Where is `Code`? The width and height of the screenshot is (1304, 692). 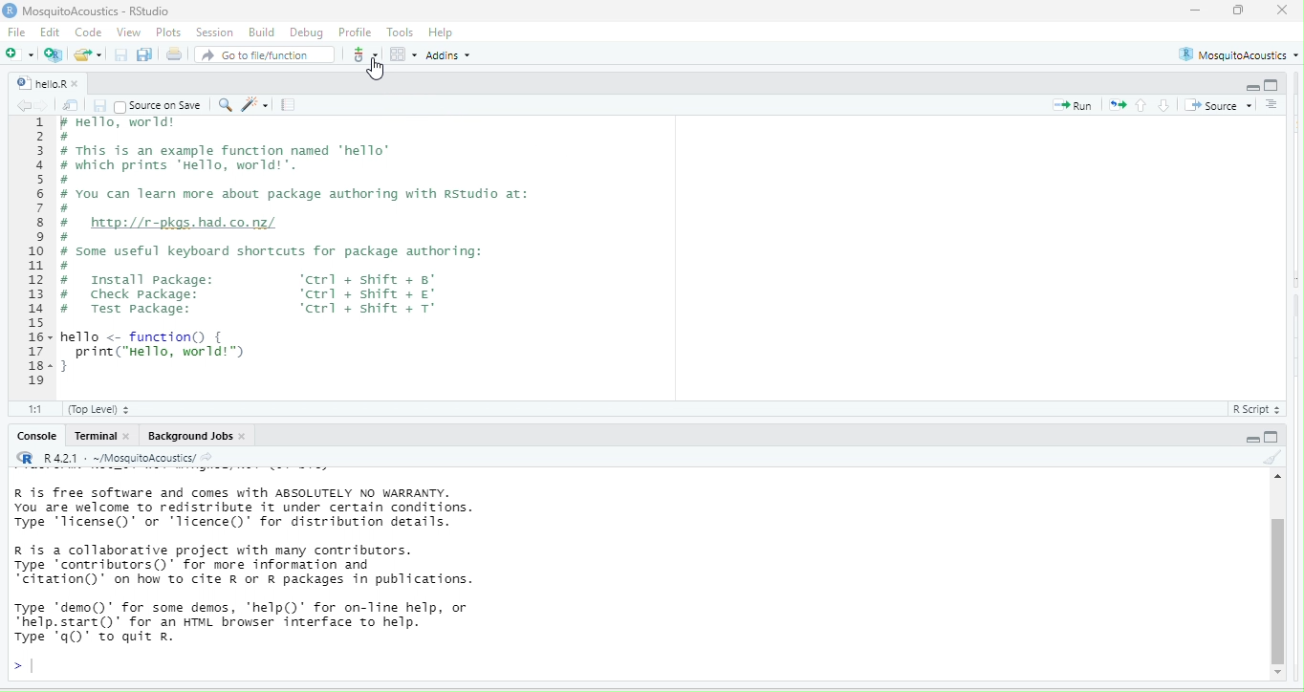 Code is located at coordinates (85, 33).